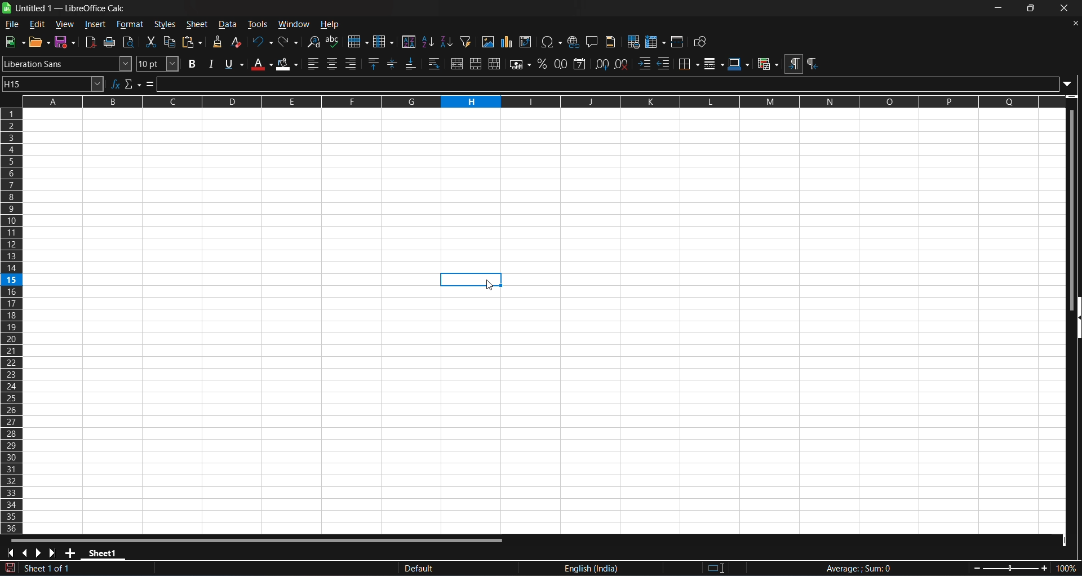 The image size is (1082, 576). What do you see at coordinates (91, 42) in the screenshot?
I see `export directly as pdf` at bounding box center [91, 42].